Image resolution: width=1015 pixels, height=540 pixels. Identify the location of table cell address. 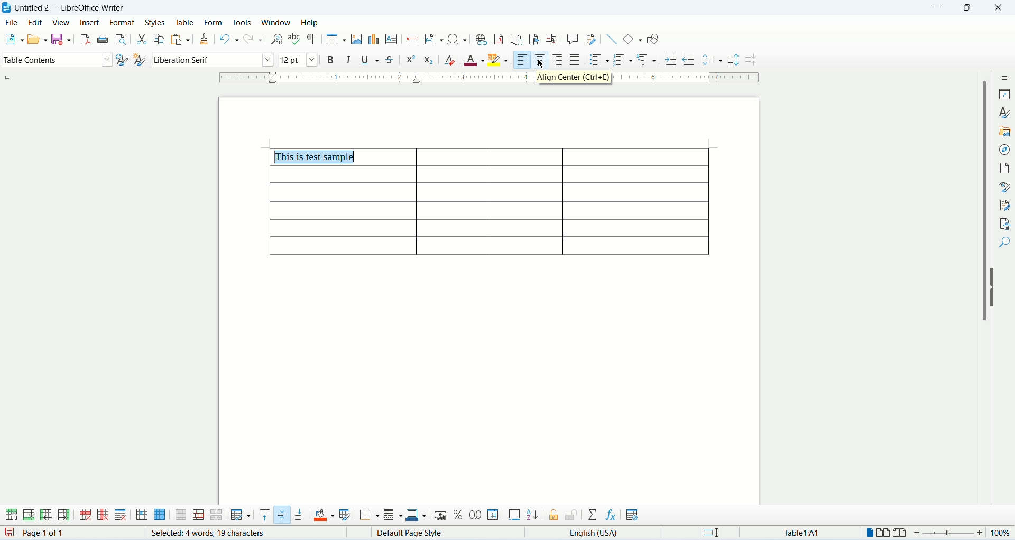
(794, 532).